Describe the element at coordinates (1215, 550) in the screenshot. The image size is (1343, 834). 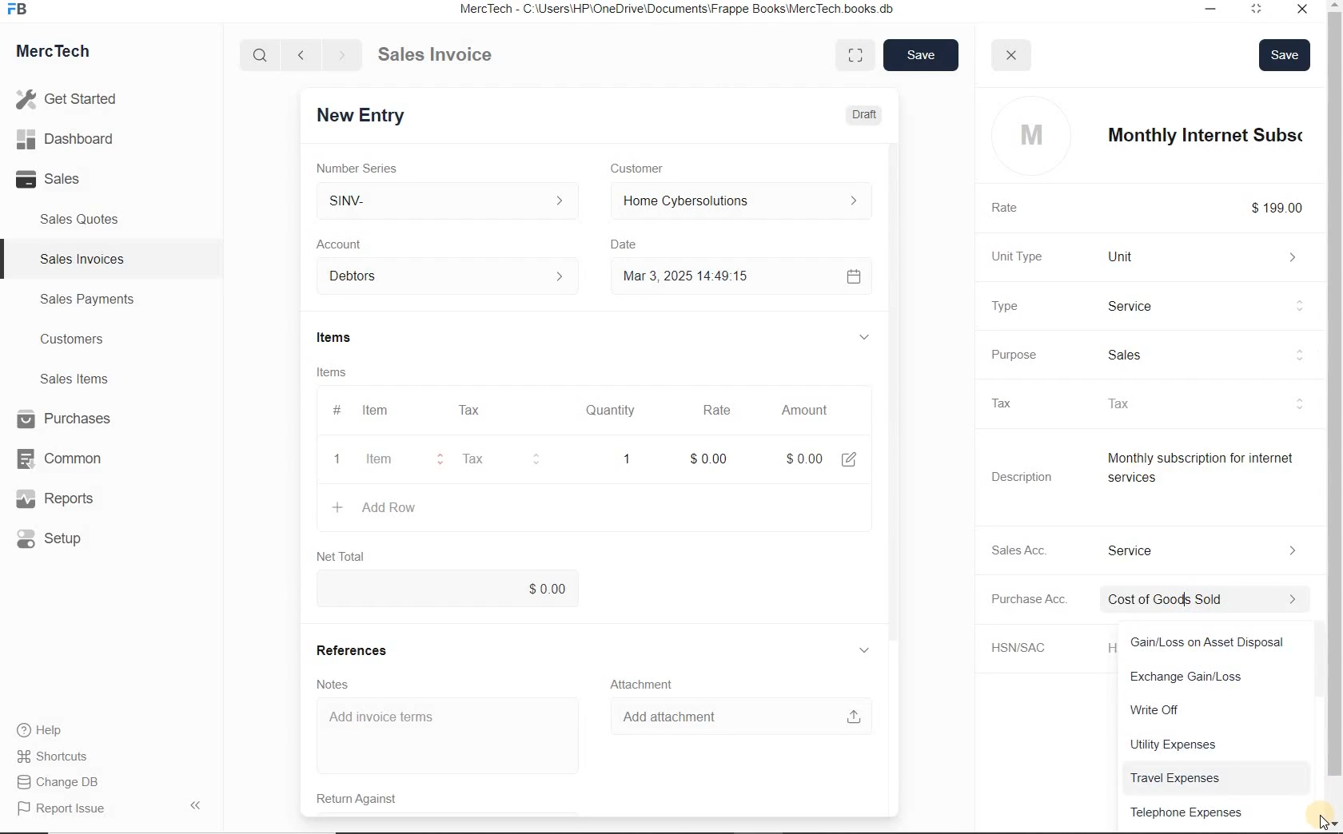
I see `Income` at that location.